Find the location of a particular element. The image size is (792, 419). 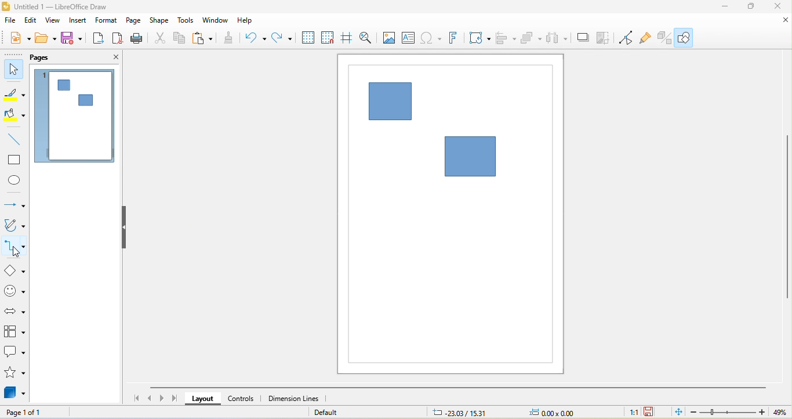

scroll to first page is located at coordinates (134, 399).